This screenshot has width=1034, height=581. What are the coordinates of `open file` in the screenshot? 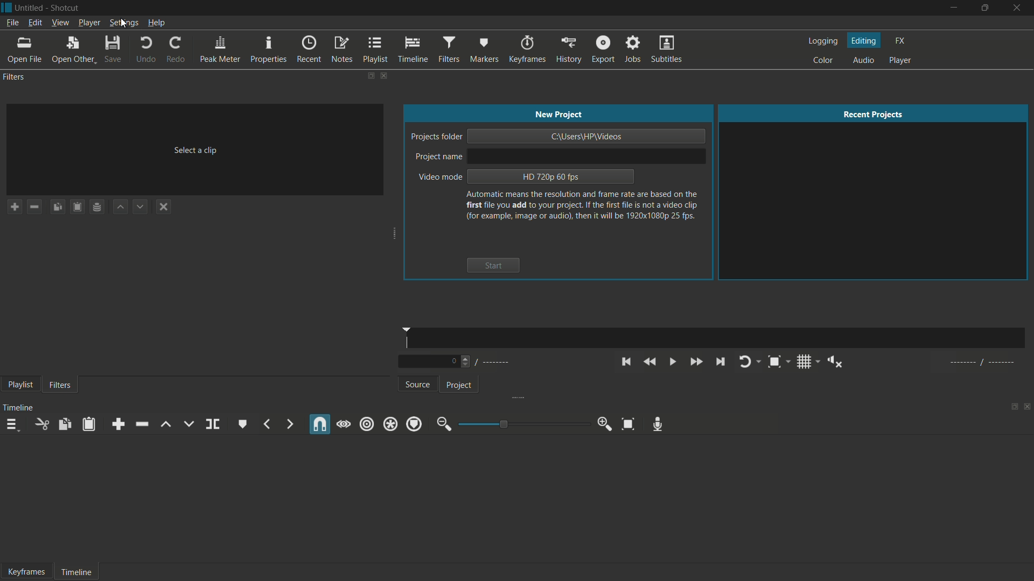 It's located at (24, 51).